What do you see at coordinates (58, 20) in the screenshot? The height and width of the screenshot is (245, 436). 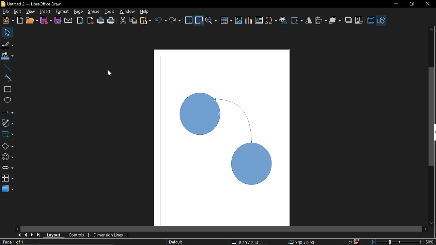 I see `Save as` at bounding box center [58, 20].